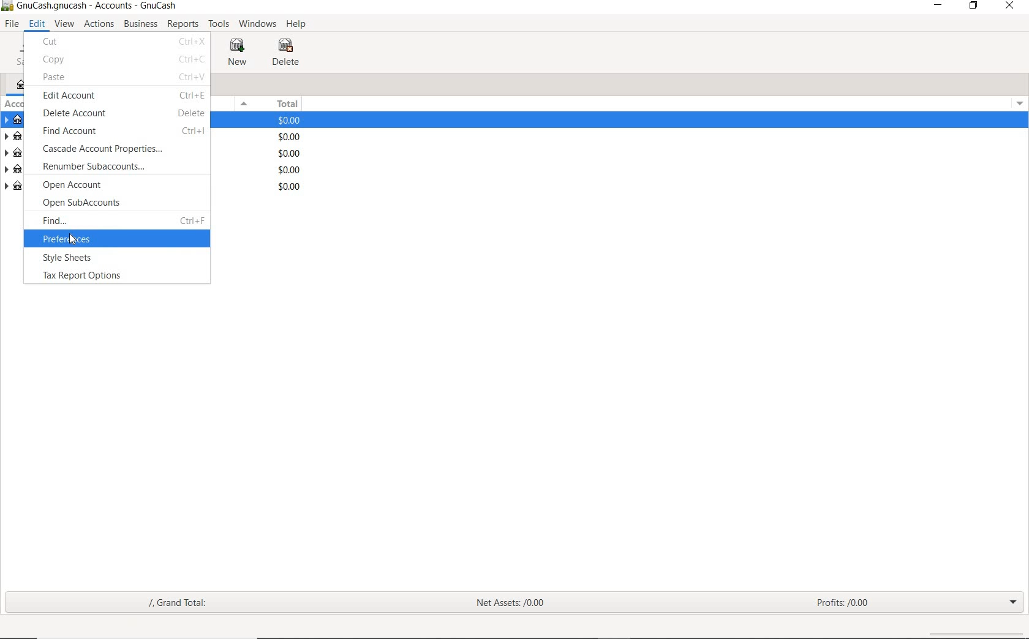 The image size is (1029, 639). I want to click on , so click(292, 187).